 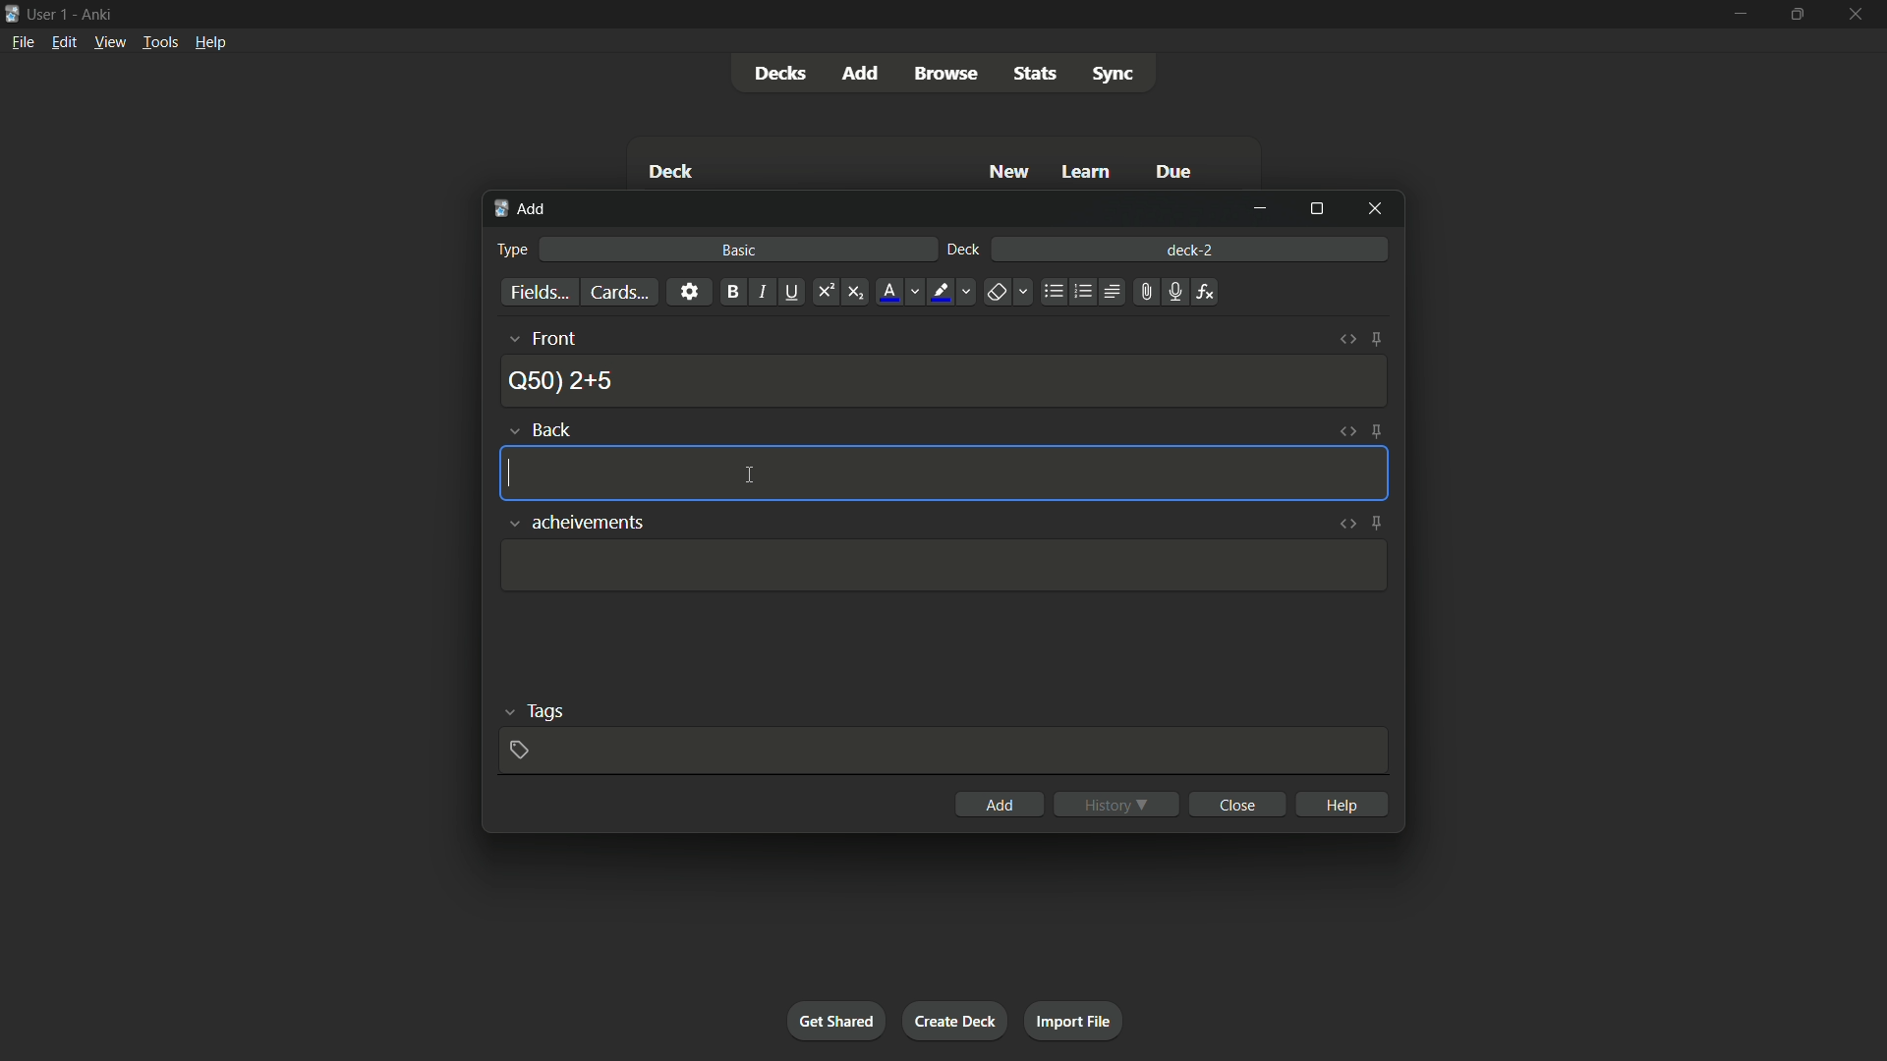 What do you see at coordinates (943, 74) in the screenshot?
I see `browse` at bounding box center [943, 74].